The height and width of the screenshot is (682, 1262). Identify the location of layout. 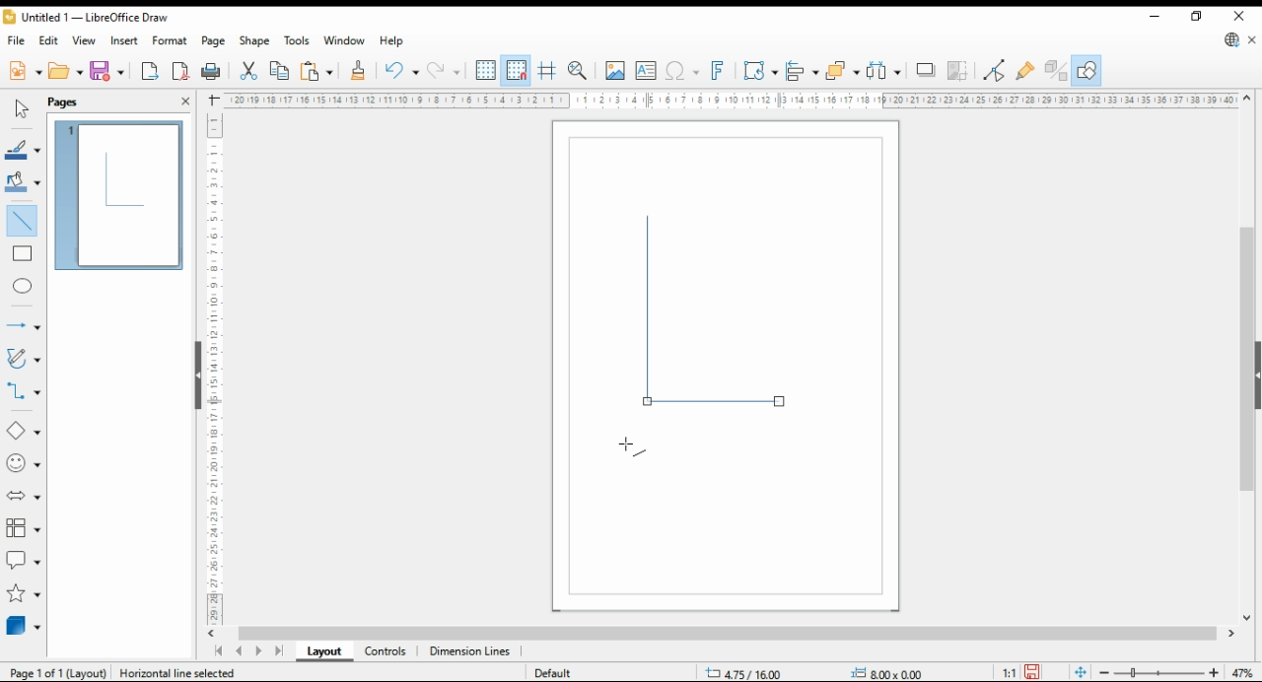
(323, 652).